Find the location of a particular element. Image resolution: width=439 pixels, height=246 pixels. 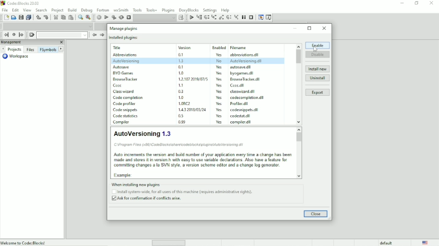

Next is located at coordinates (102, 35).